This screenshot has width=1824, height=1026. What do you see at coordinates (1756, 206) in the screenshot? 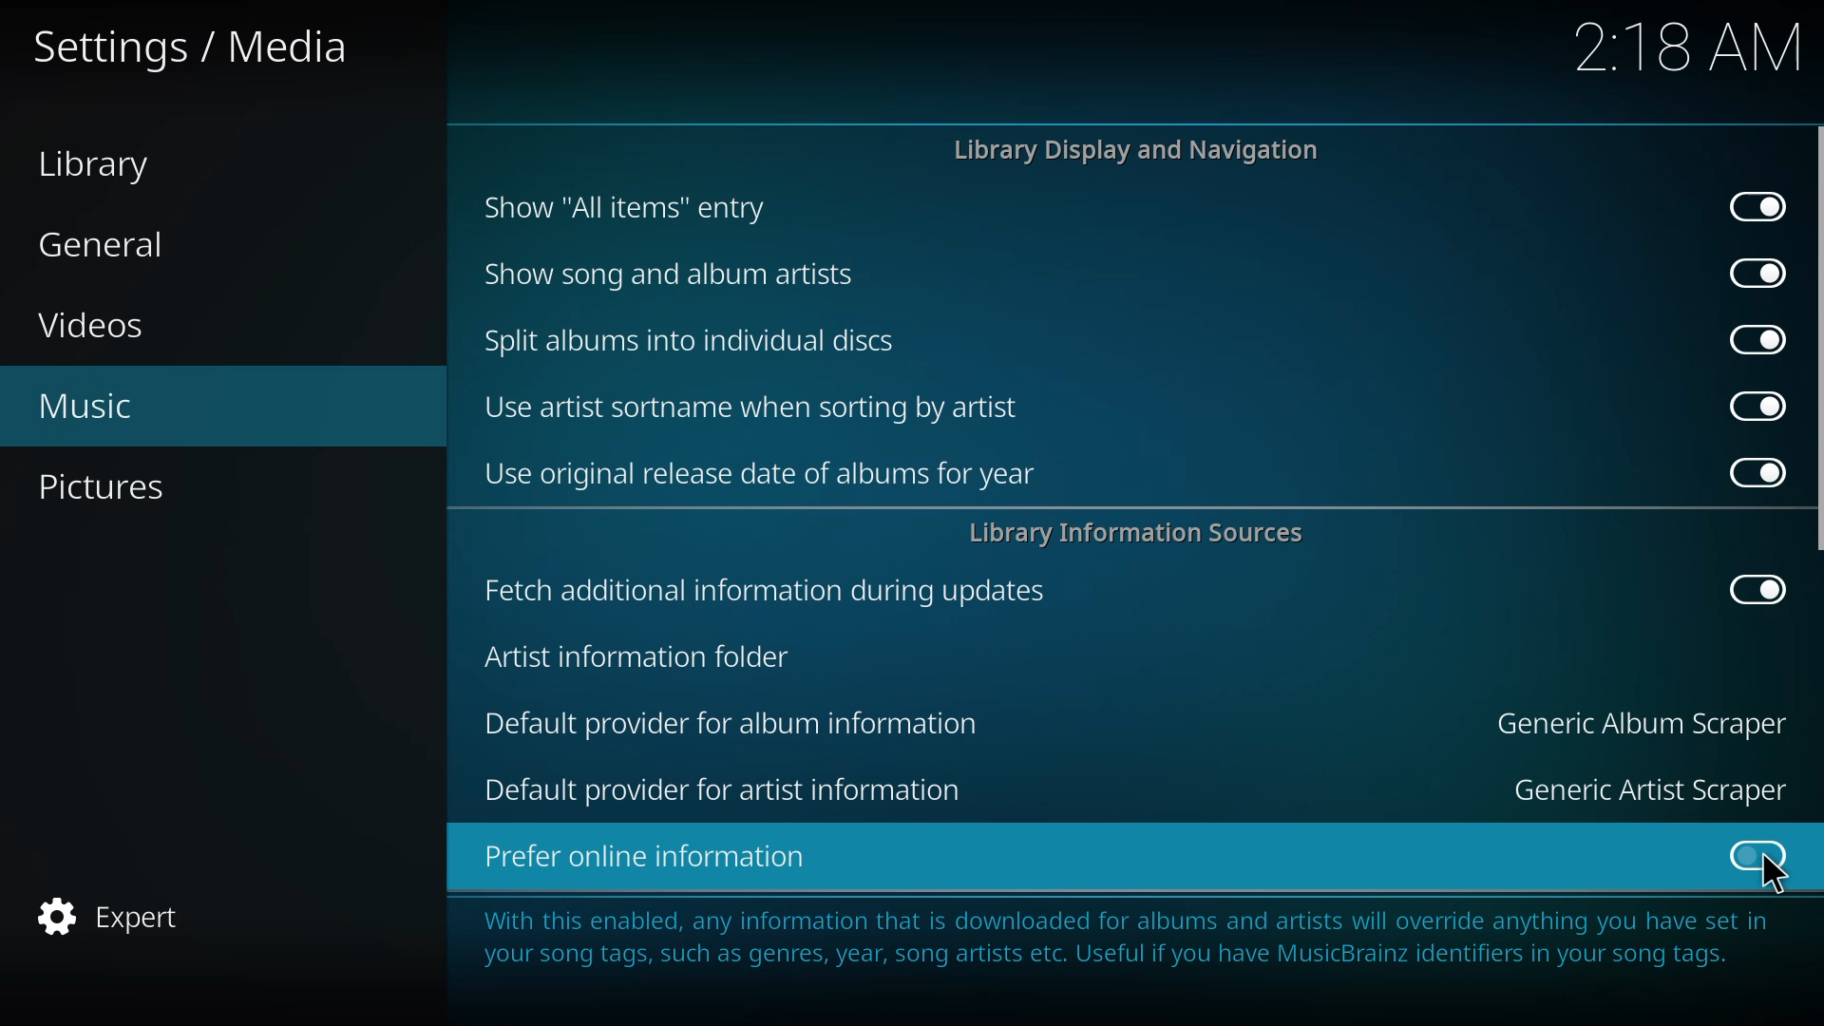
I see `enabled` at bounding box center [1756, 206].